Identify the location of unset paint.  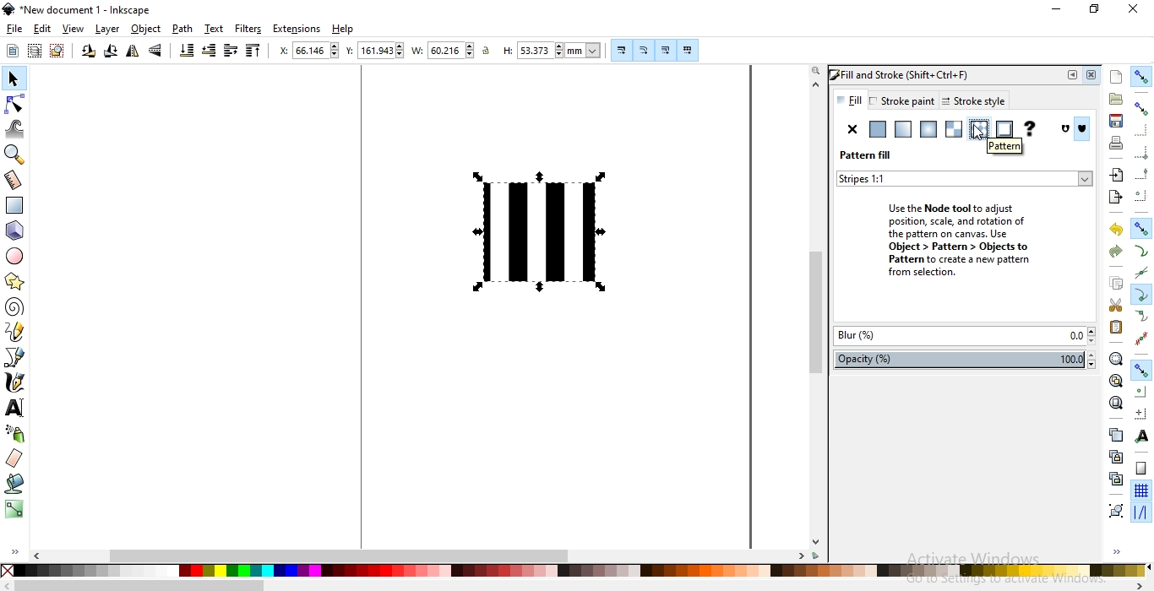
(1029, 129).